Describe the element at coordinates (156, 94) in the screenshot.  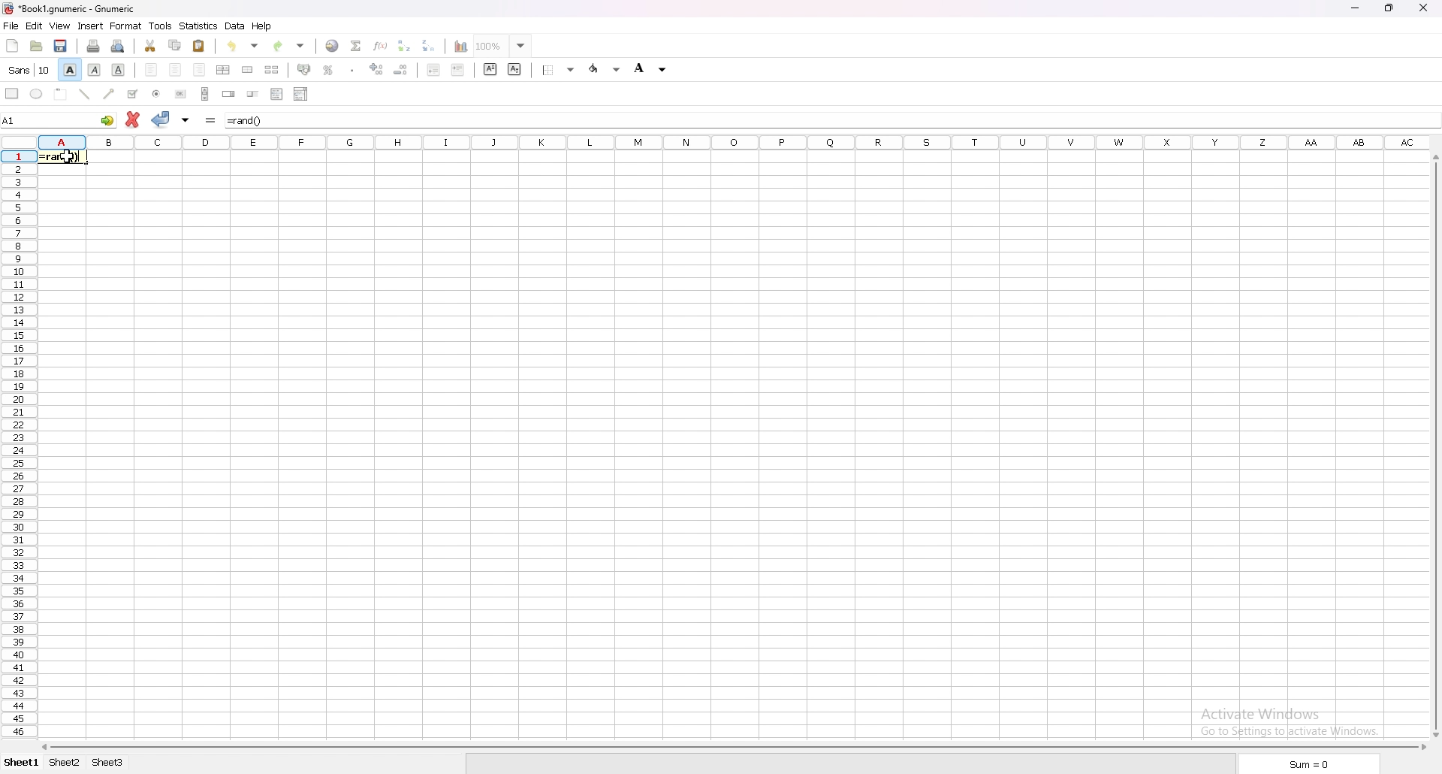
I see `radio button` at that location.